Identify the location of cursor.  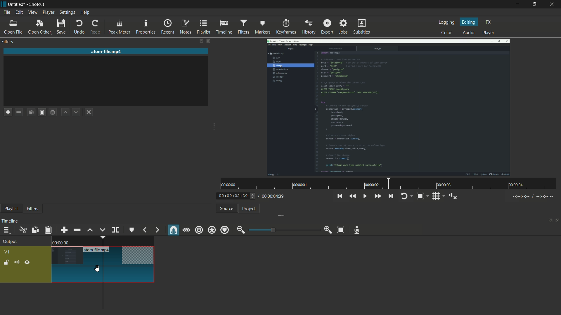
(97, 269).